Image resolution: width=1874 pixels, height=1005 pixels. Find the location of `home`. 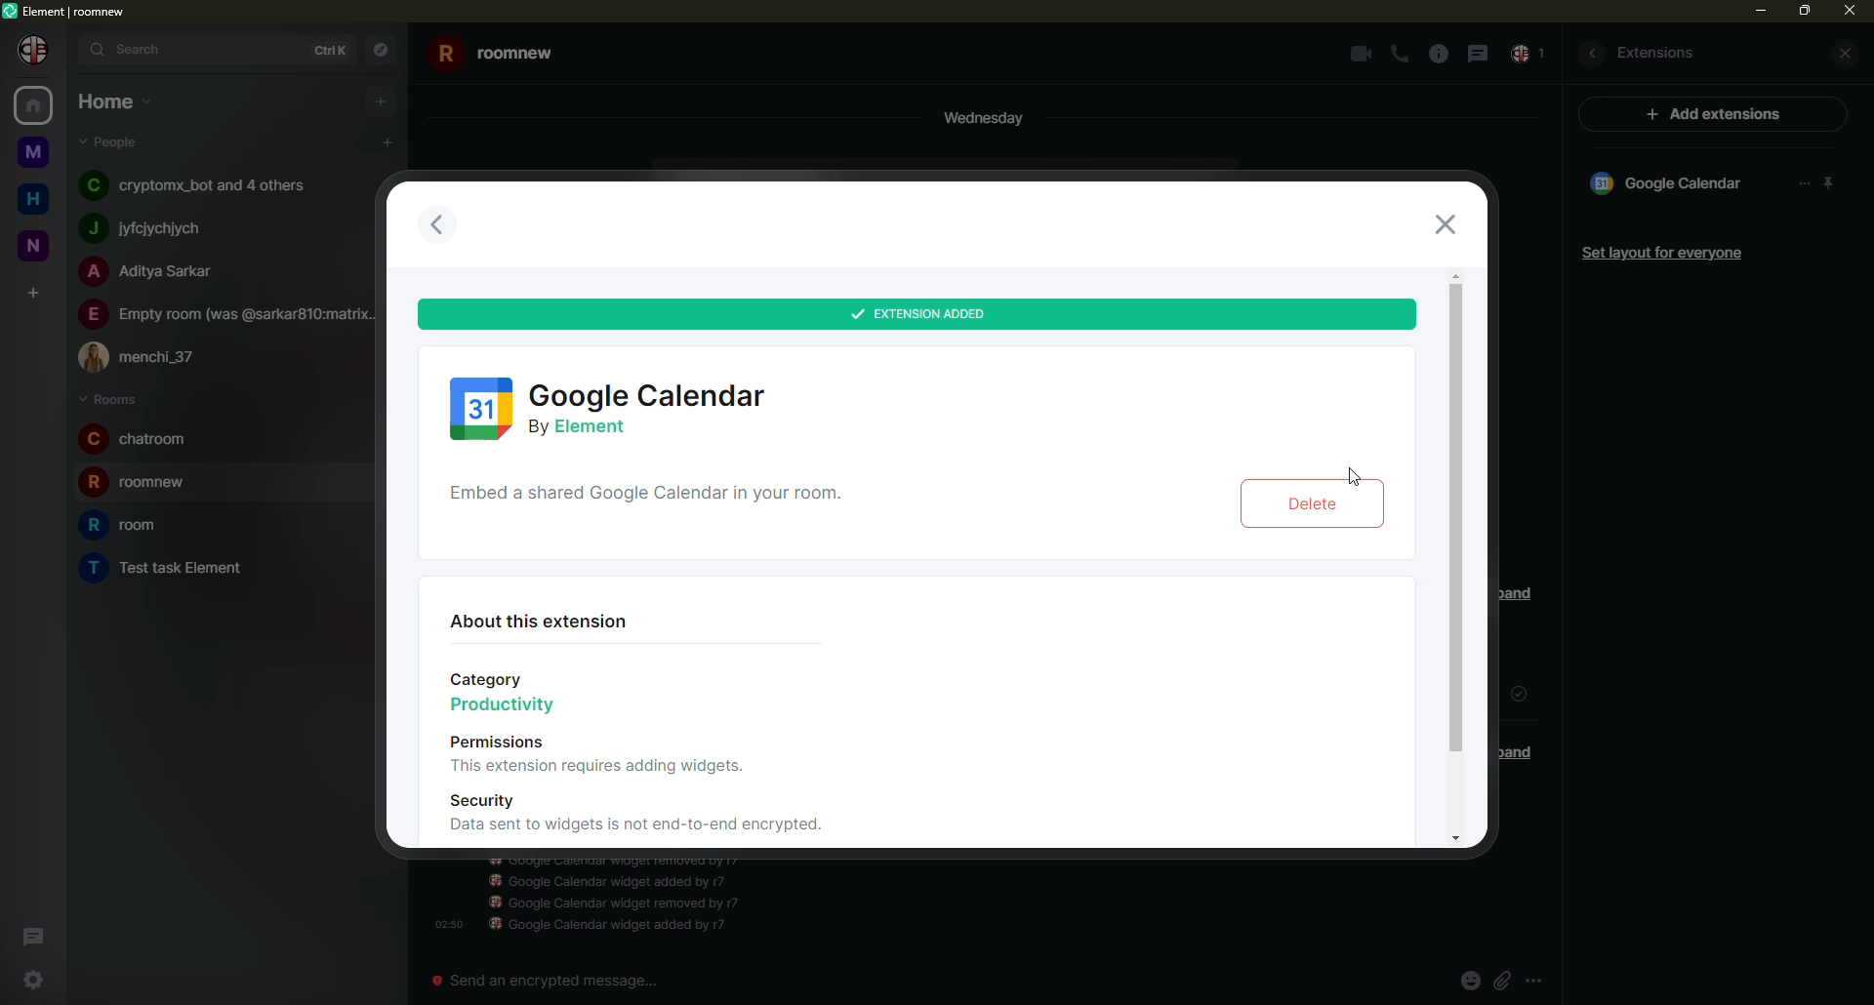

home is located at coordinates (35, 199).